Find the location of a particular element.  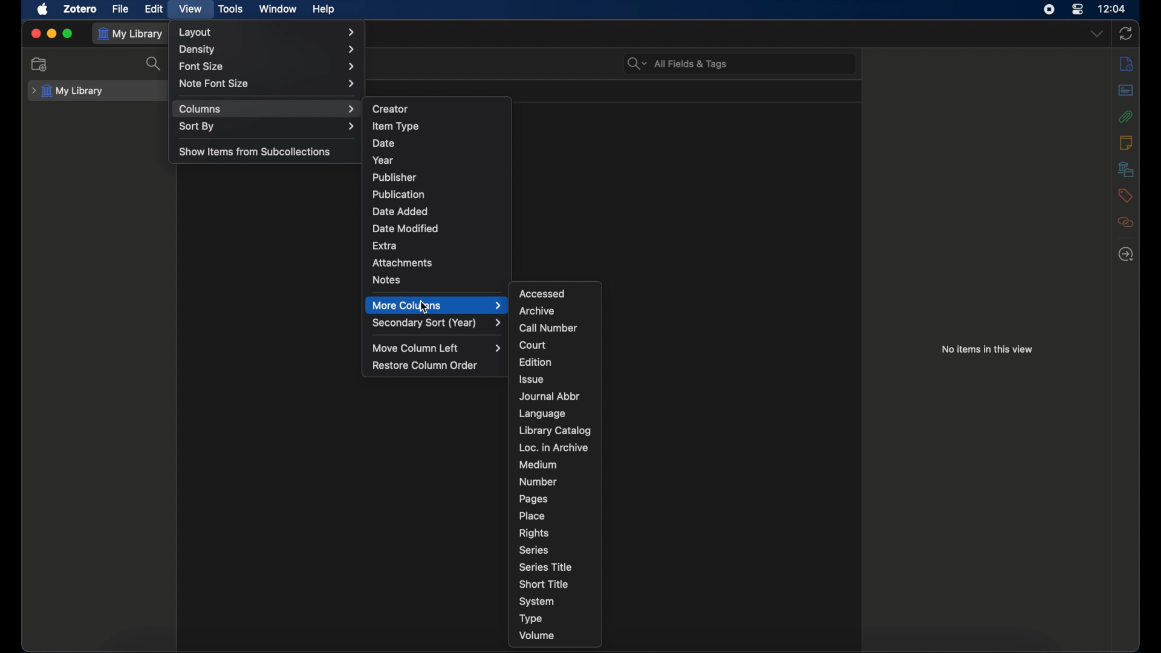

zotero is located at coordinates (81, 8).